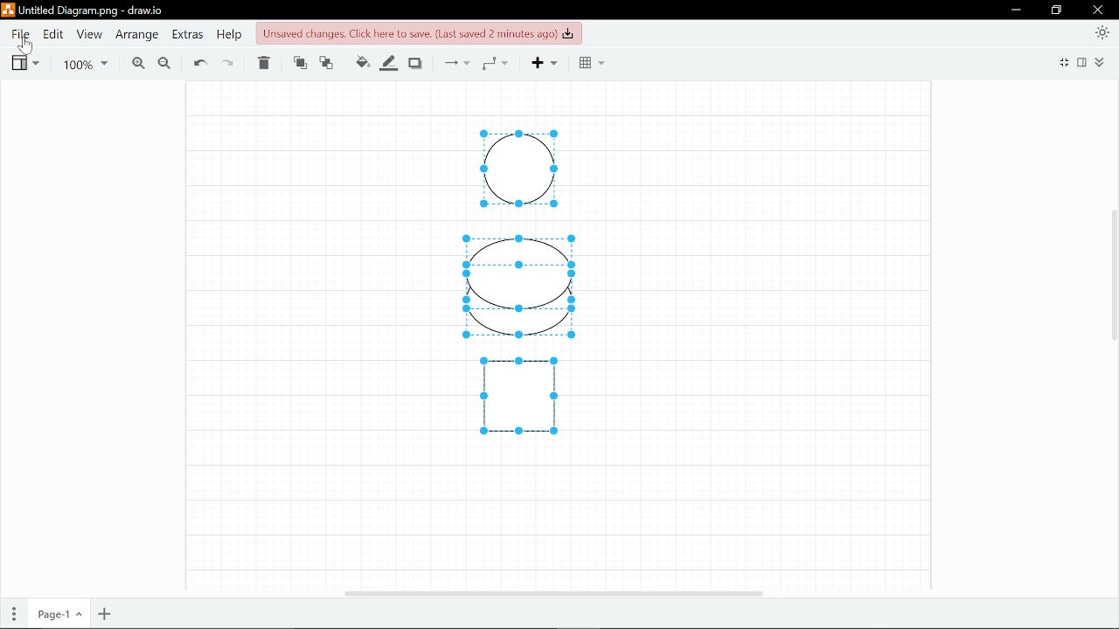 The width and height of the screenshot is (1119, 629). Describe the element at coordinates (200, 64) in the screenshot. I see `Undo` at that location.